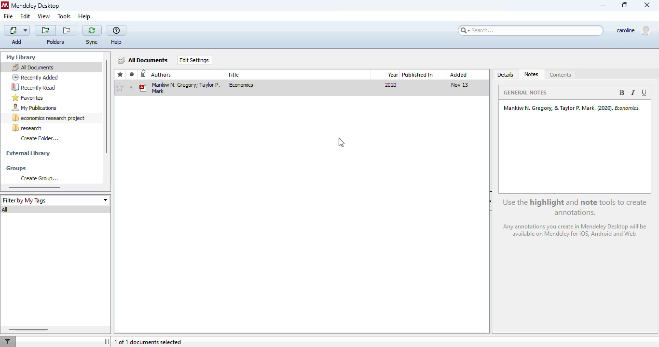 This screenshot has width=659, height=347. Describe the element at coordinates (32, 67) in the screenshot. I see `all documents` at that location.